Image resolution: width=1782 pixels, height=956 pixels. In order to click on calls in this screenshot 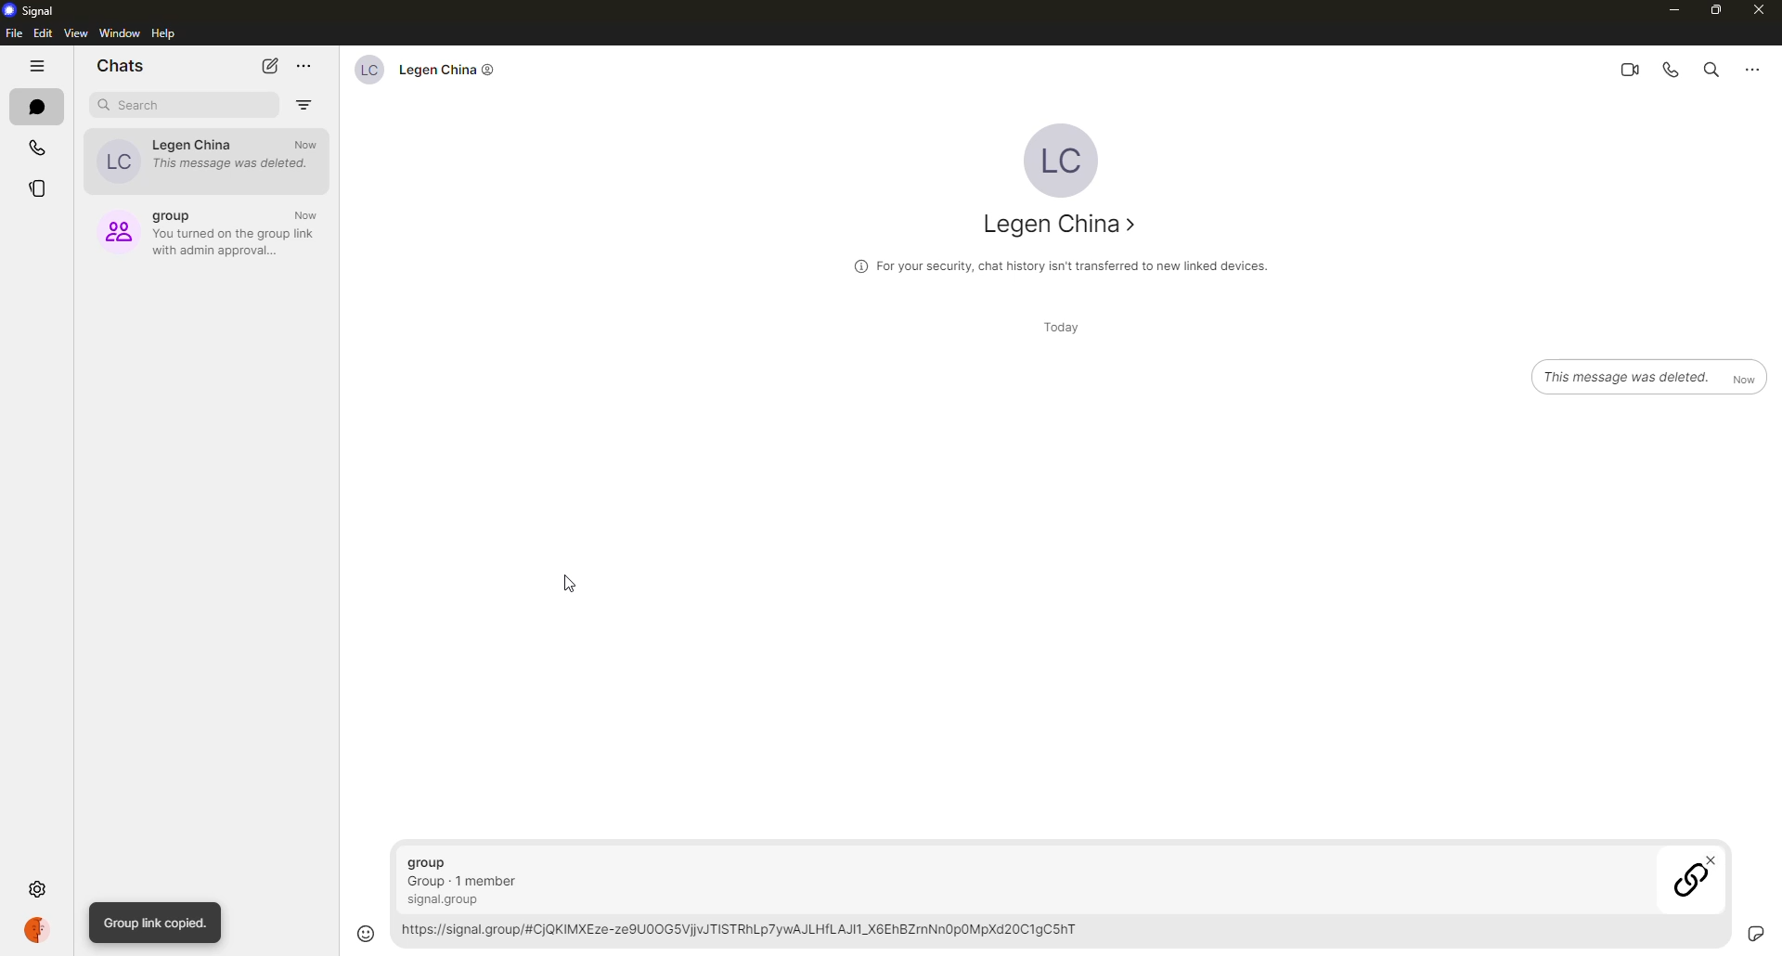, I will do `click(39, 149)`.